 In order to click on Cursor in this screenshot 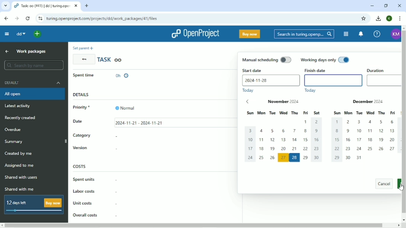, I will do `click(400, 188)`.